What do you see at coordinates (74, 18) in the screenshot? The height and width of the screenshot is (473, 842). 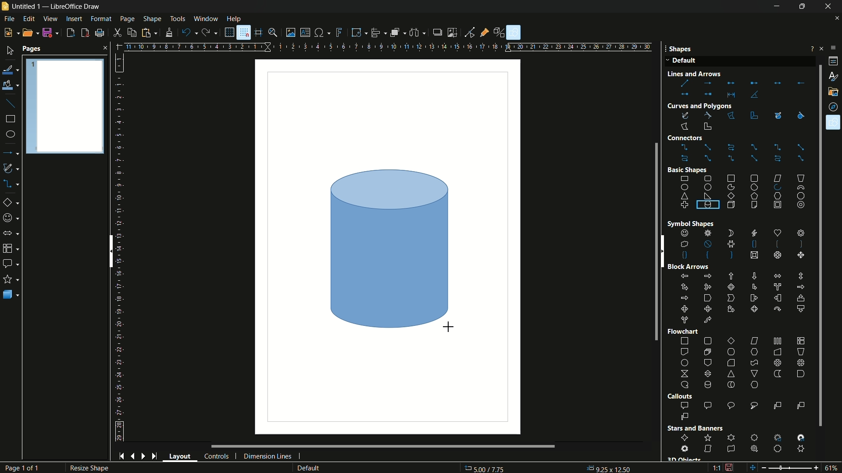 I see `insert menu` at bounding box center [74, 18].